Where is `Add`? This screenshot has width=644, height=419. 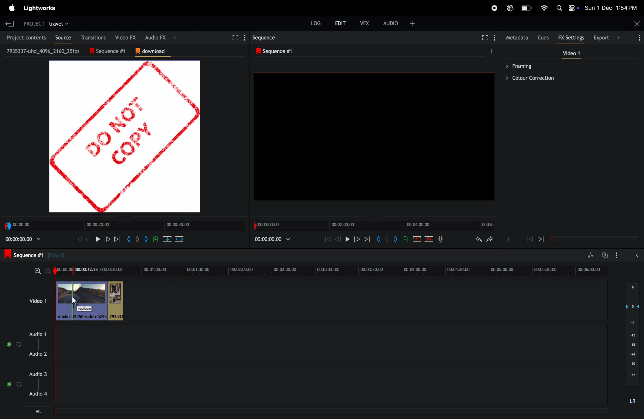
Add is located at coordinates (618, 38).